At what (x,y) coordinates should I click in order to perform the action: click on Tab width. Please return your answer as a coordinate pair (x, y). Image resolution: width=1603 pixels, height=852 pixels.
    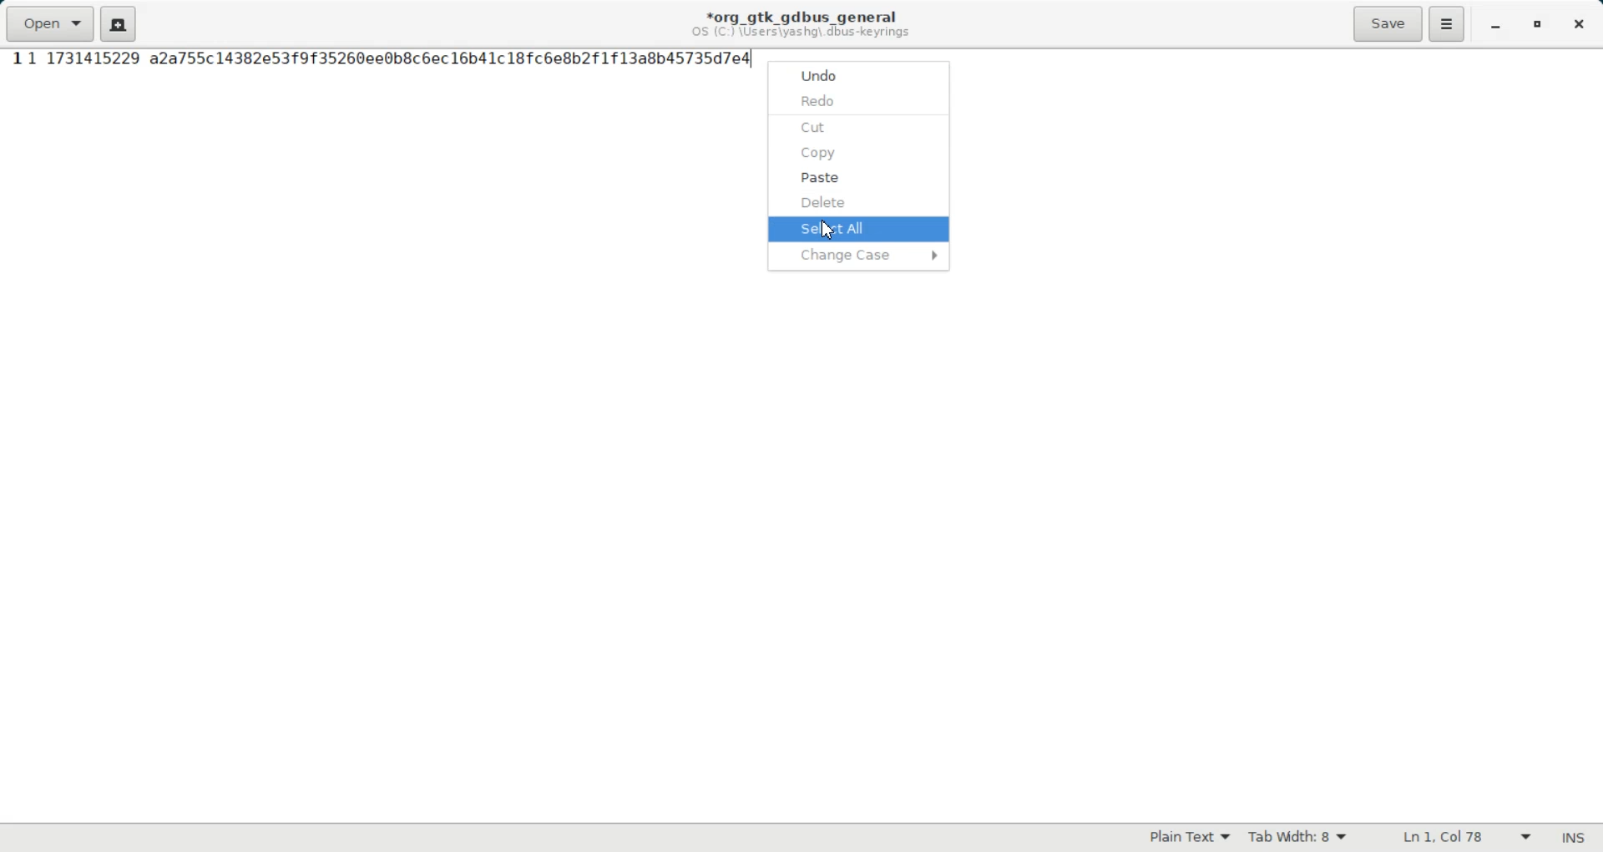
    Looking at the image, I should click on (1298, 838).